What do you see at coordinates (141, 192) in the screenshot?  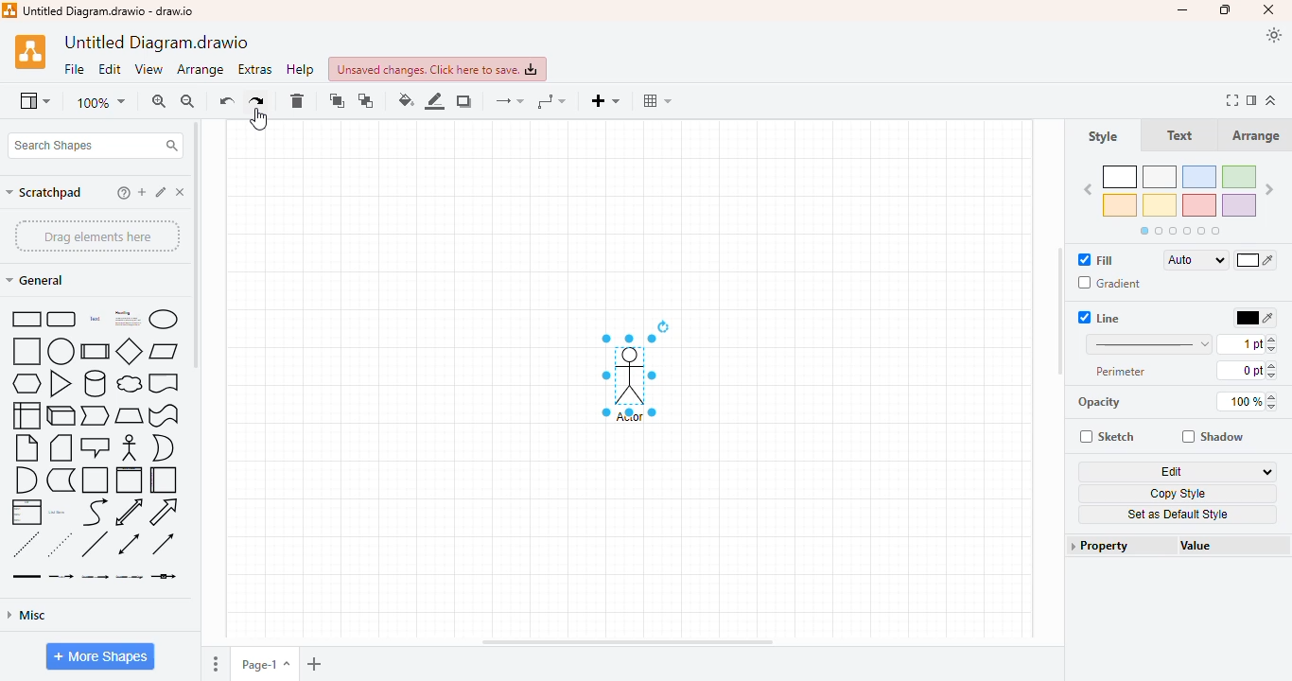 I see `add` at bounding box center [141, 192].